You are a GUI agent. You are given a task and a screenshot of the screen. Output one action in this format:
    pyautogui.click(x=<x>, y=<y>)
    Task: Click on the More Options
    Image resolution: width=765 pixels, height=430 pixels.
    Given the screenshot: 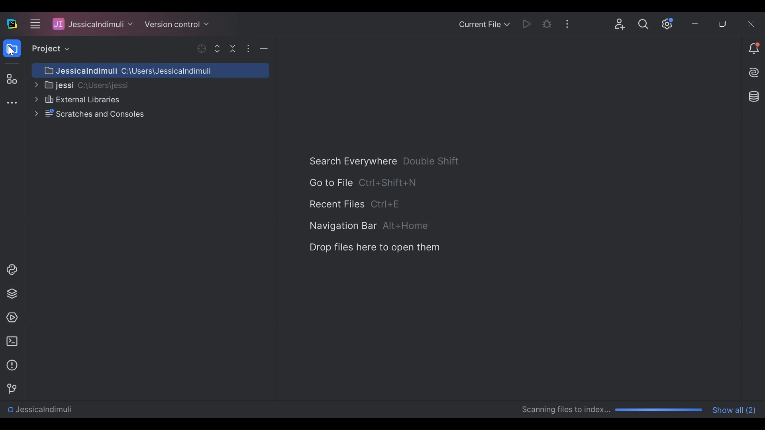 What is the action you would take?
    pyautogui.click(x=565, y=23)
    